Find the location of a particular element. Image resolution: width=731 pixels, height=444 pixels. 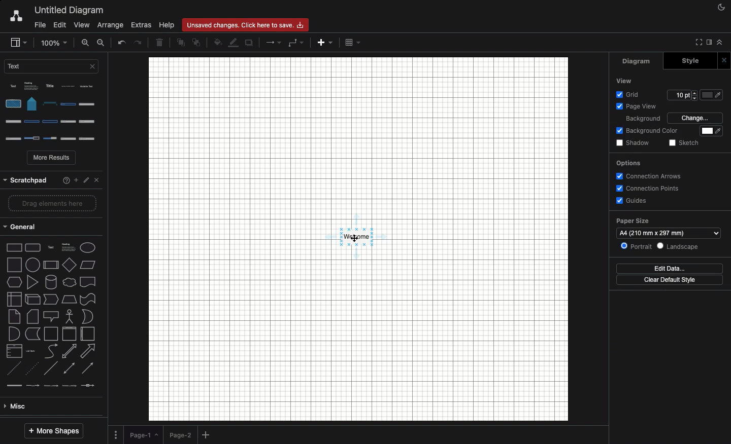

shape is located at coordinates (53, 262).